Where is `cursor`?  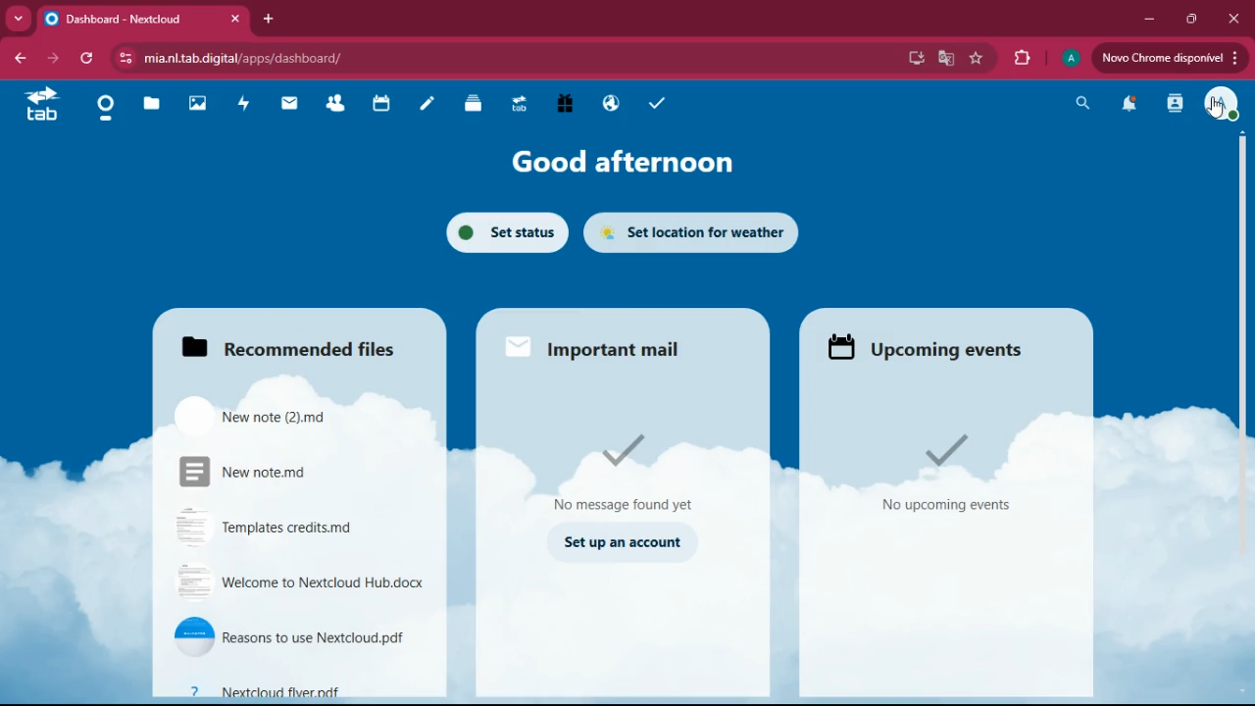 cursor is located at coordinates (1215, 110).